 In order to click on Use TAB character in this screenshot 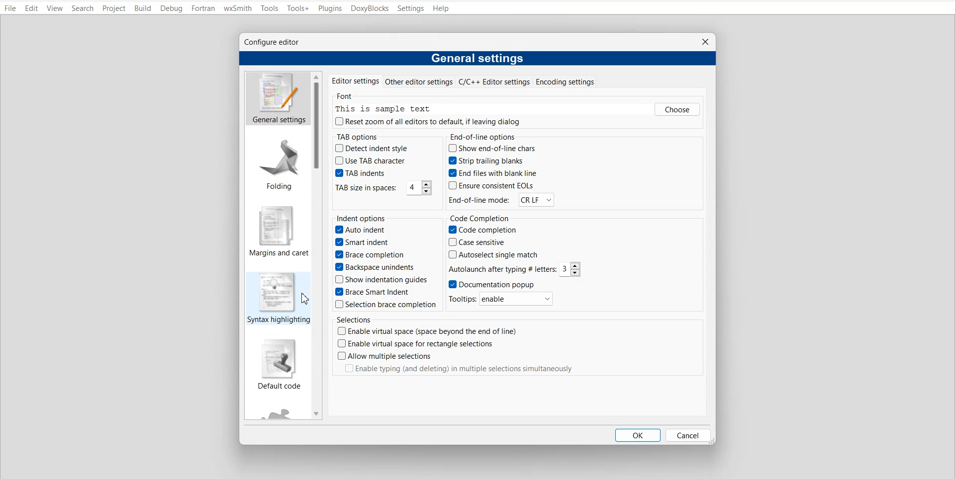, I will do `click(370, 160)`.